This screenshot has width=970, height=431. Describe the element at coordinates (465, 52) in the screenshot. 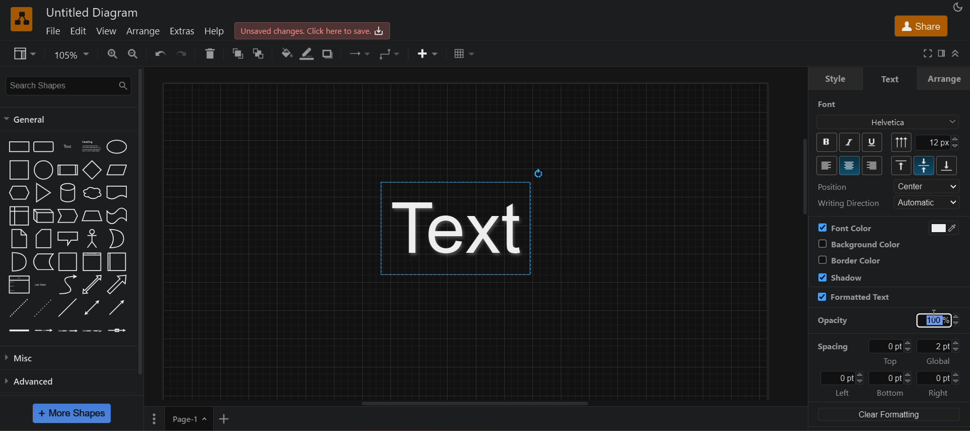

I see `table` at that location.